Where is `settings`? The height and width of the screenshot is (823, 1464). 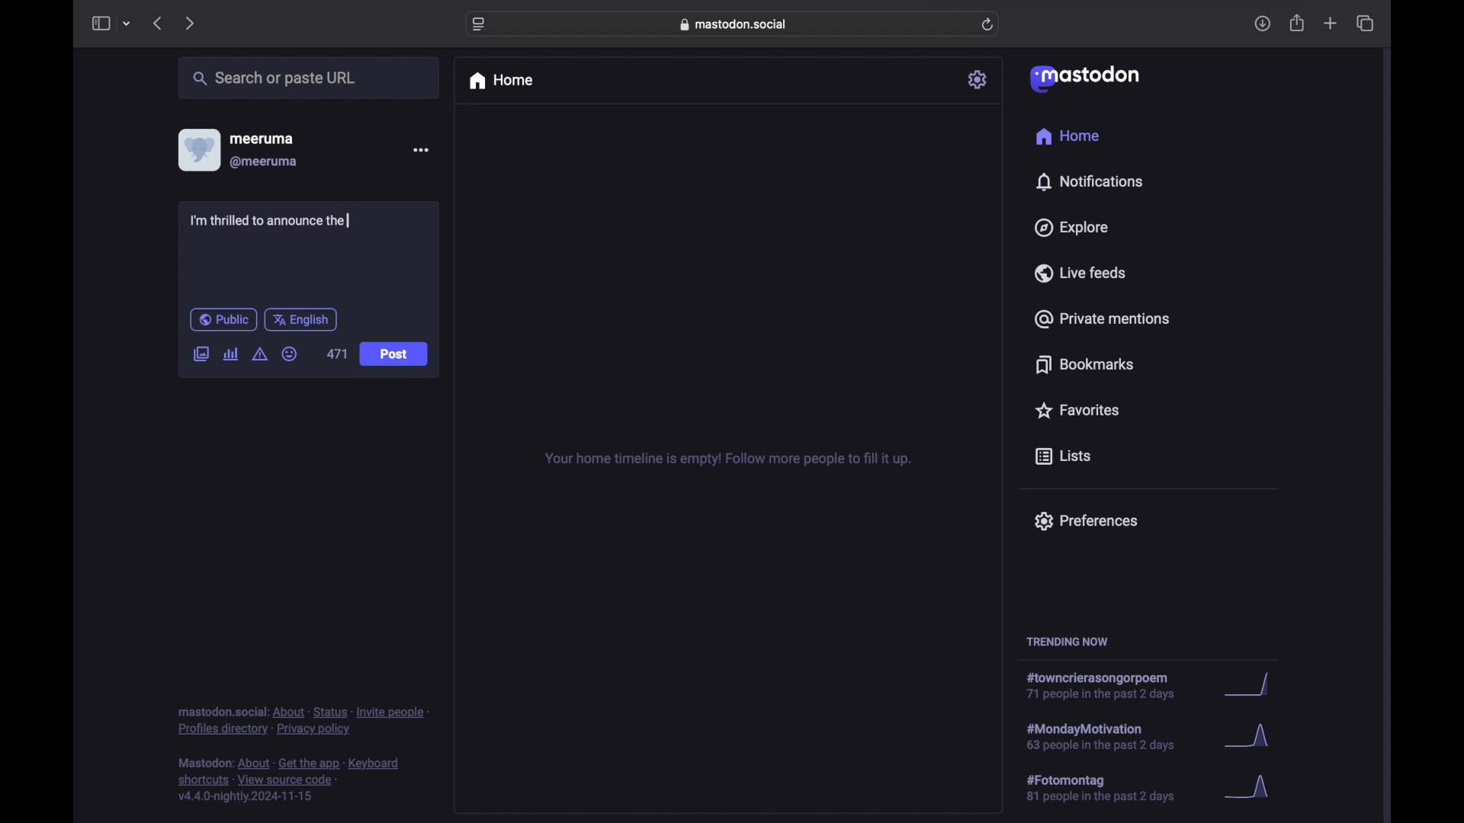 settings is located at coordinates (978, 79).